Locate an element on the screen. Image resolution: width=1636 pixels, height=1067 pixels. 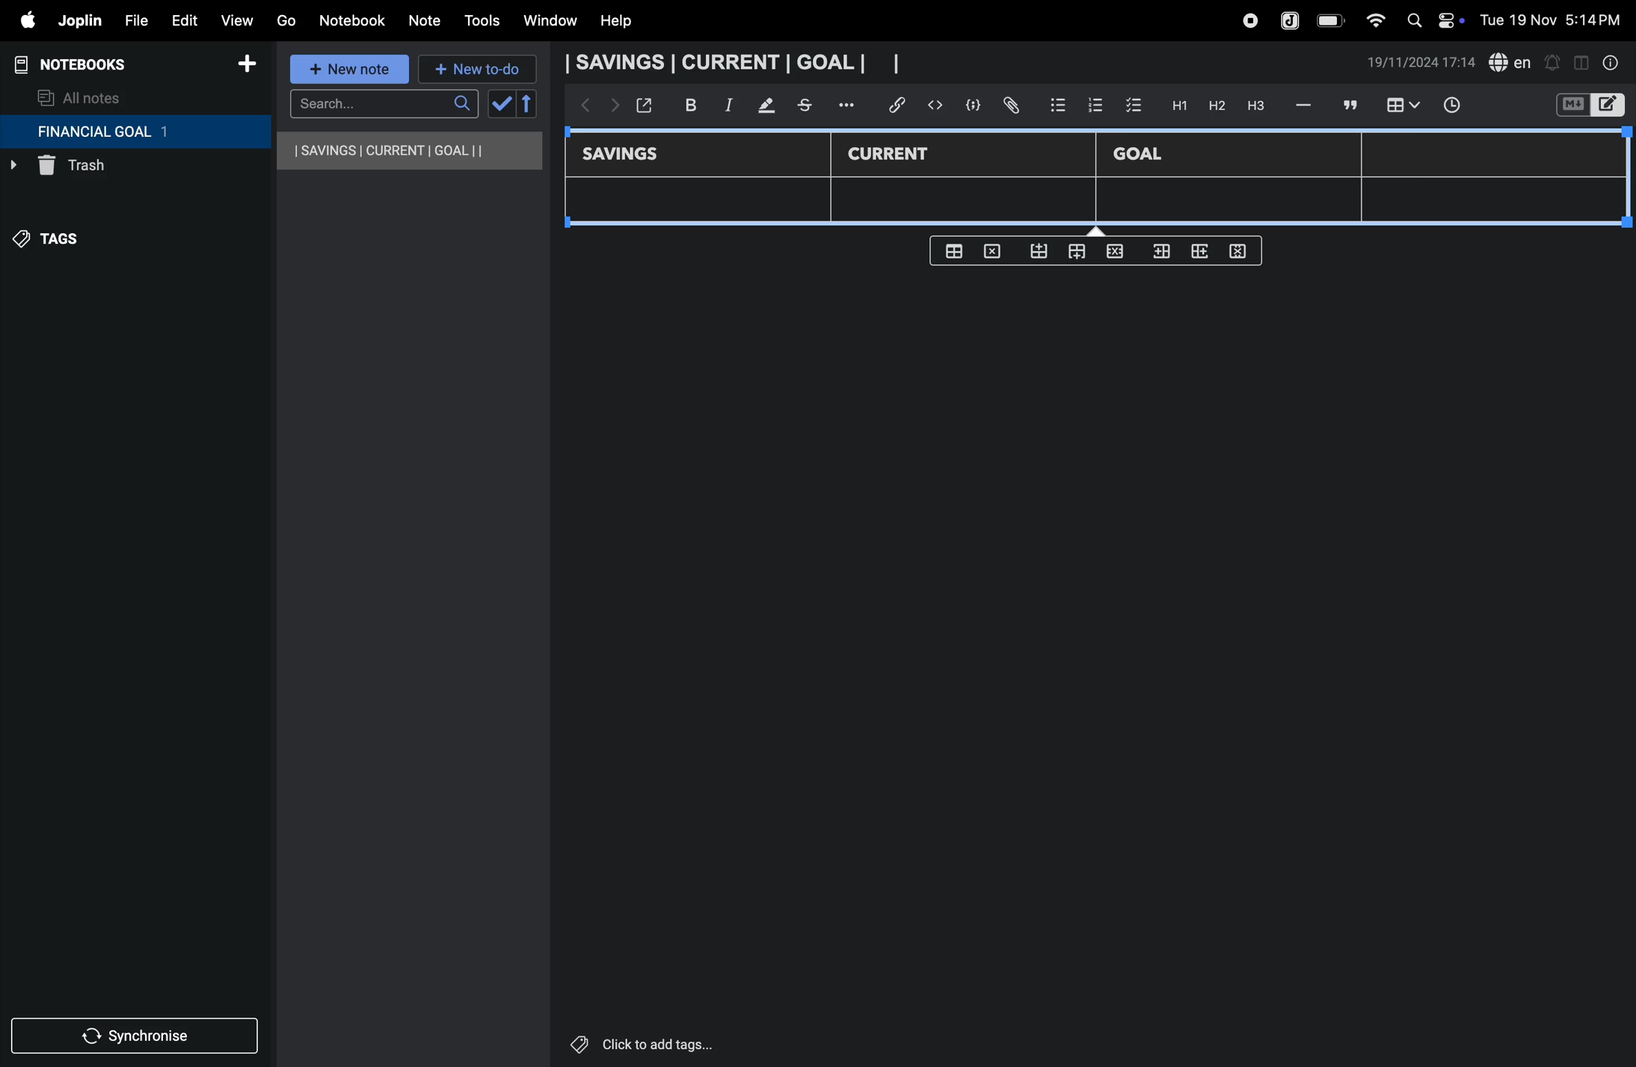
add rows is located at coordinates (1197, 255).